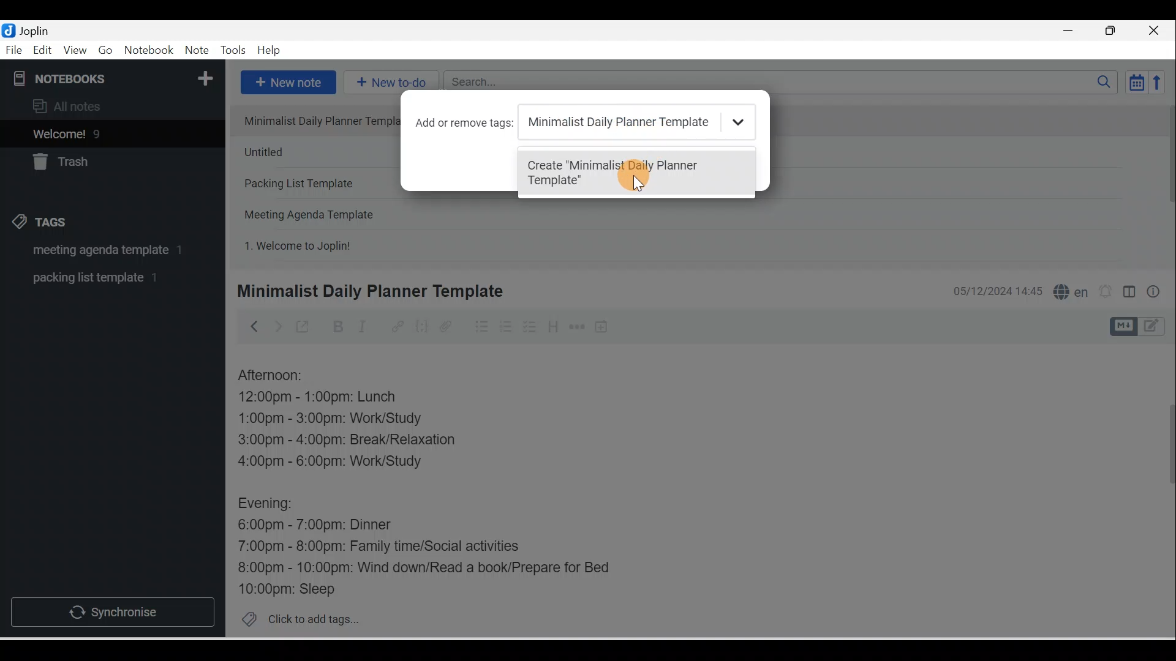 The width and height of the screenshot is (1176, 661). What do you see at coordinates (104, 278) in the screenshot?
I see `Tag 2` at bounding box center [104, 278].